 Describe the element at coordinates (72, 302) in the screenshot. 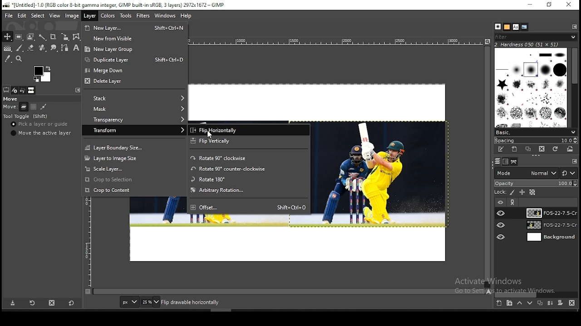

I see `restore to defaults` at that location.